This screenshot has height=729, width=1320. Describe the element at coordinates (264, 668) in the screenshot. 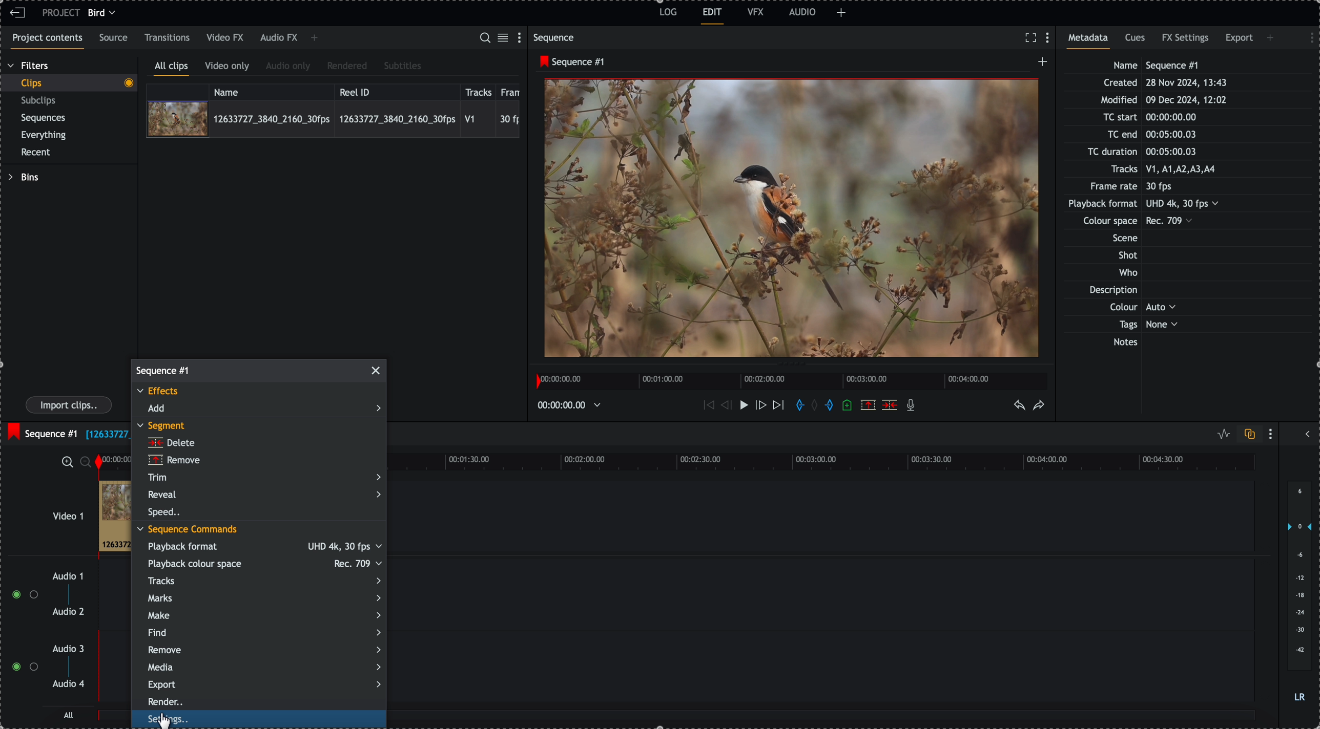

I see `media` at that location.